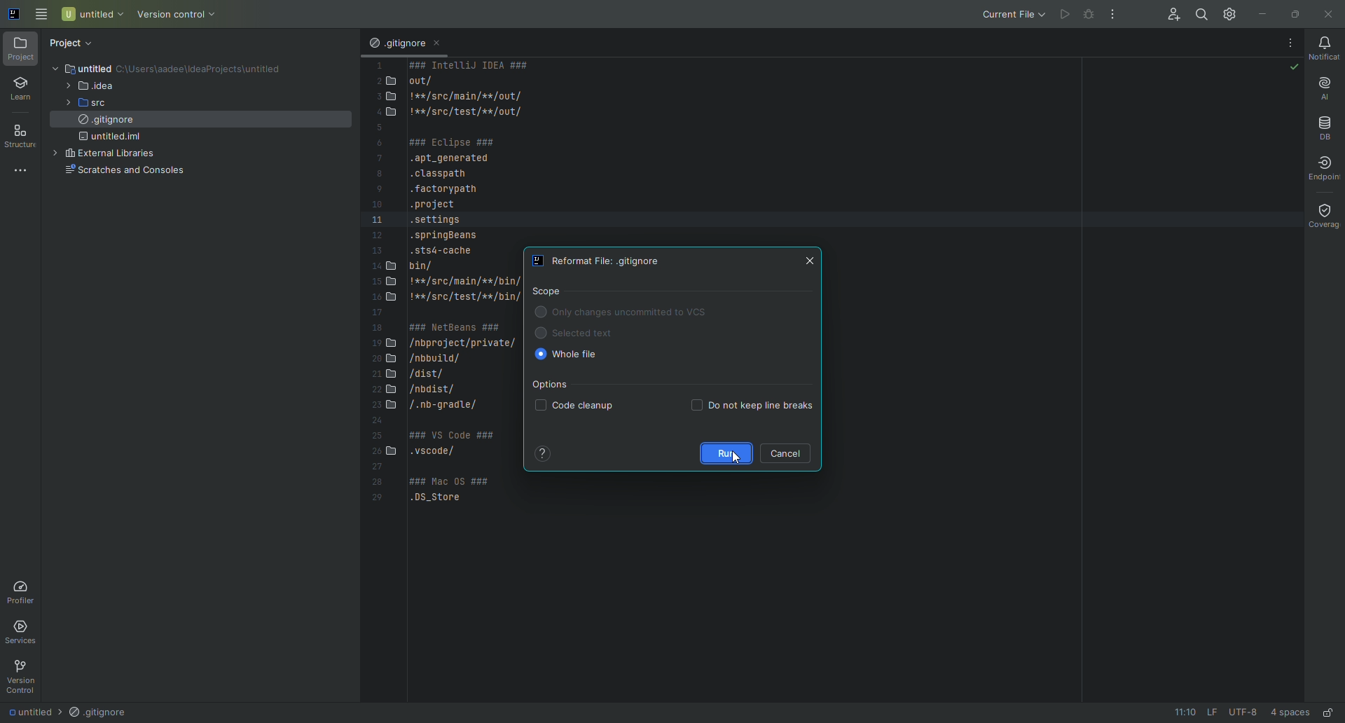 The height and width of the screenshot is (723, 1345). Describe the element at coordinates (542, 452) in the screenshot. I see `Help` at that location.